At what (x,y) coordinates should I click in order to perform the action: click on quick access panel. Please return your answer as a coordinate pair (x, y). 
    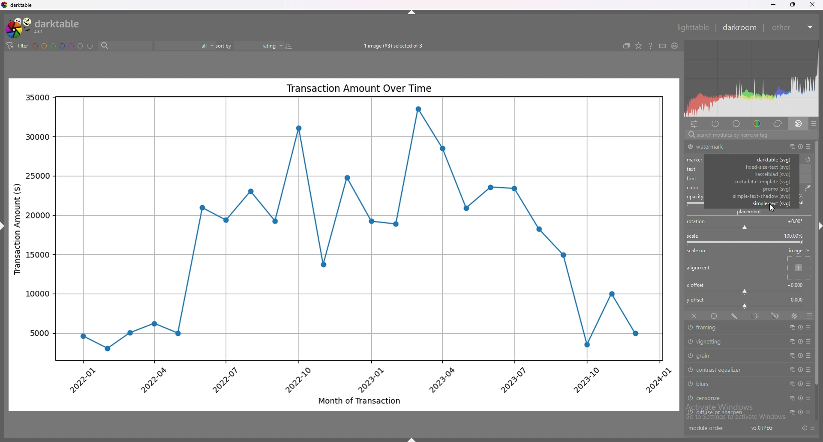
    Looking at the image, I should click on (694, 124).